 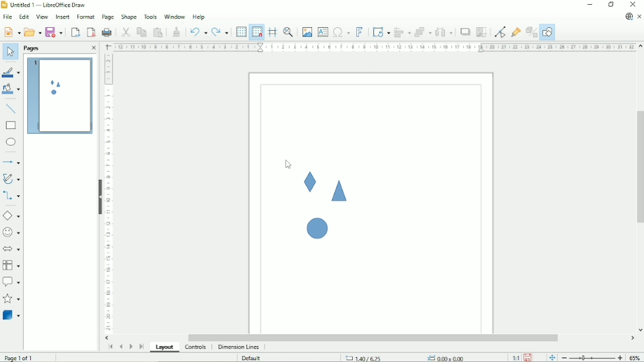 What do you see at coordinates (310, 182) in the screenshot?
I see `Shape` at bounding box center [310, 182].